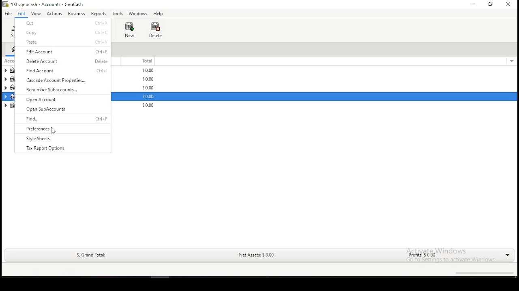 This screenshot has width=519, height=291. What do you see at coordinates (129, 30) in the screenshot?
I see `new` at bounding box center [129, 30].